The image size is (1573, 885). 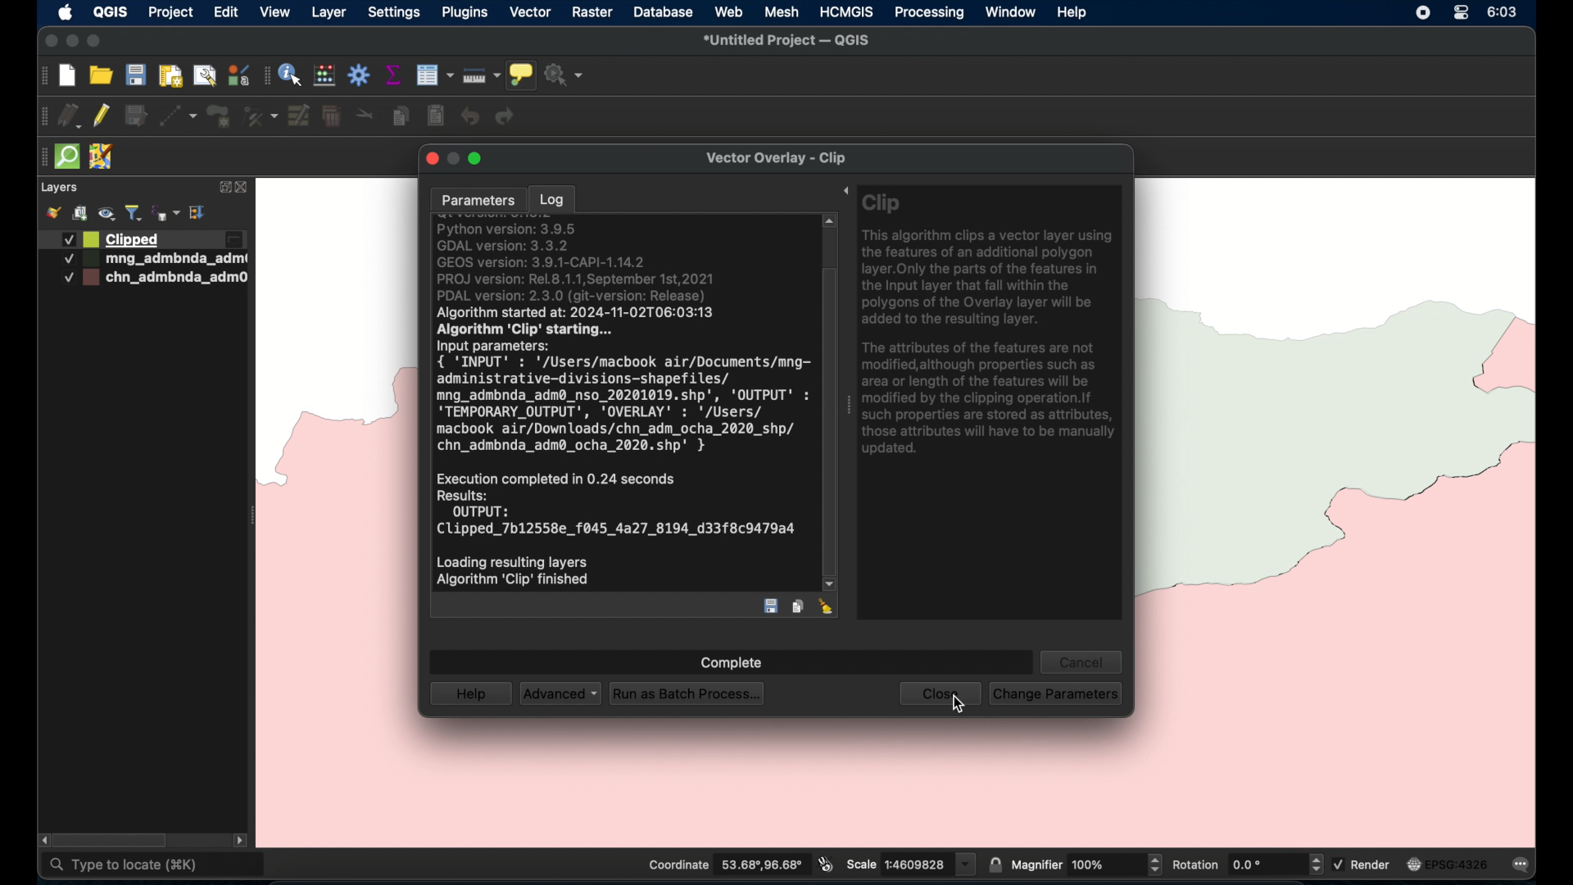 What do you see at coordinates (429, 158) in the screenshot?
I see `close button` at bounding box center [429, 158].